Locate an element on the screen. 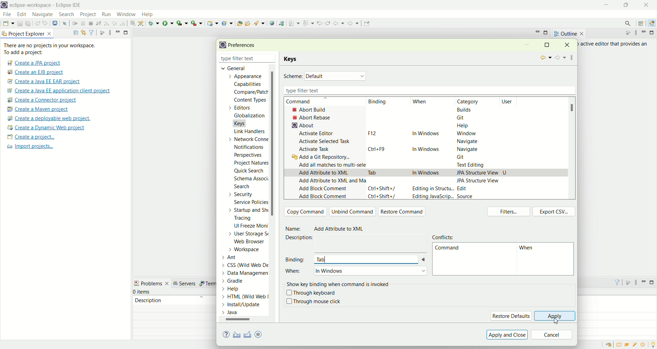 This screenshot has width=657, height=349. add all matches to multi-selection is located at coordinates (331, 164).